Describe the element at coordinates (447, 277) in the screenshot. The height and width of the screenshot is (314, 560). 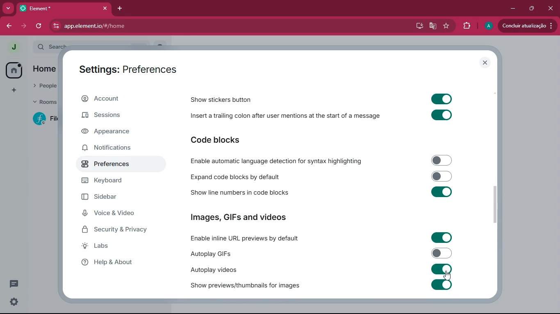
I see `cursor` at that location.